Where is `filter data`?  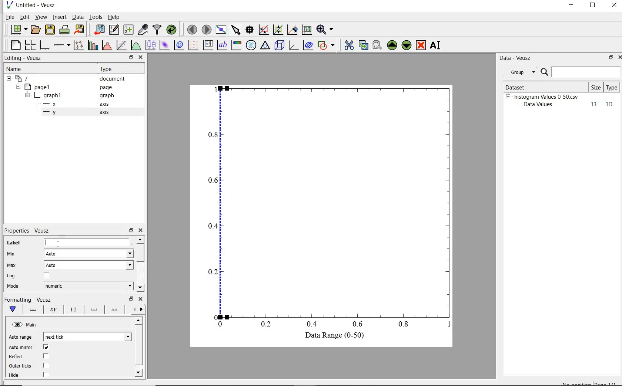 filter data is located at coordinates (157, 30).